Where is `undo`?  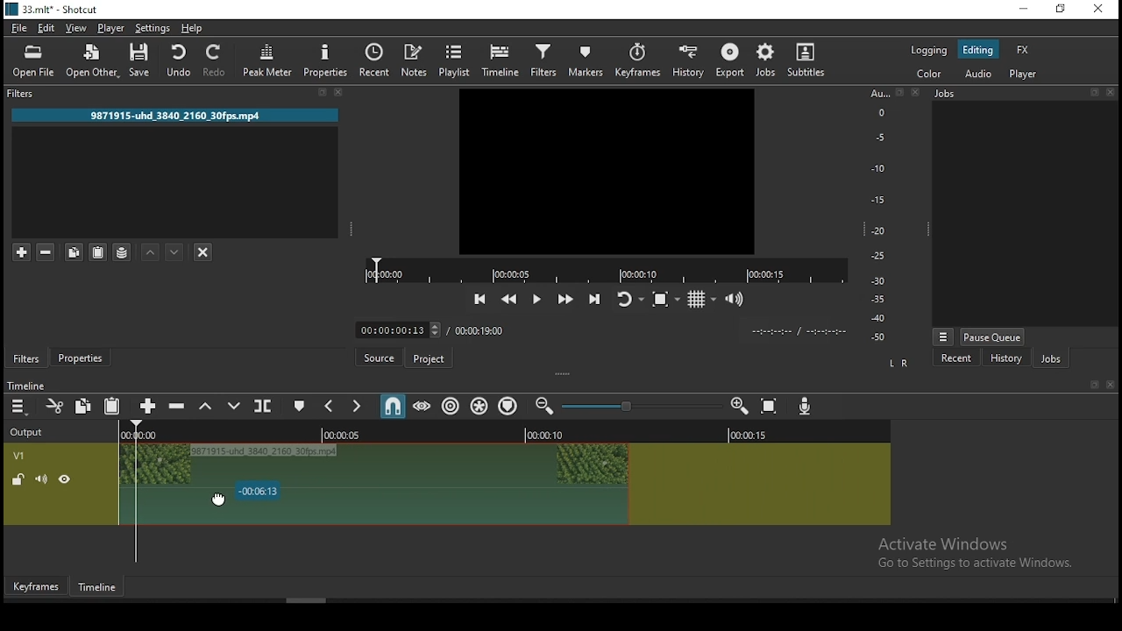 undo is located at coordinates (179, 61).